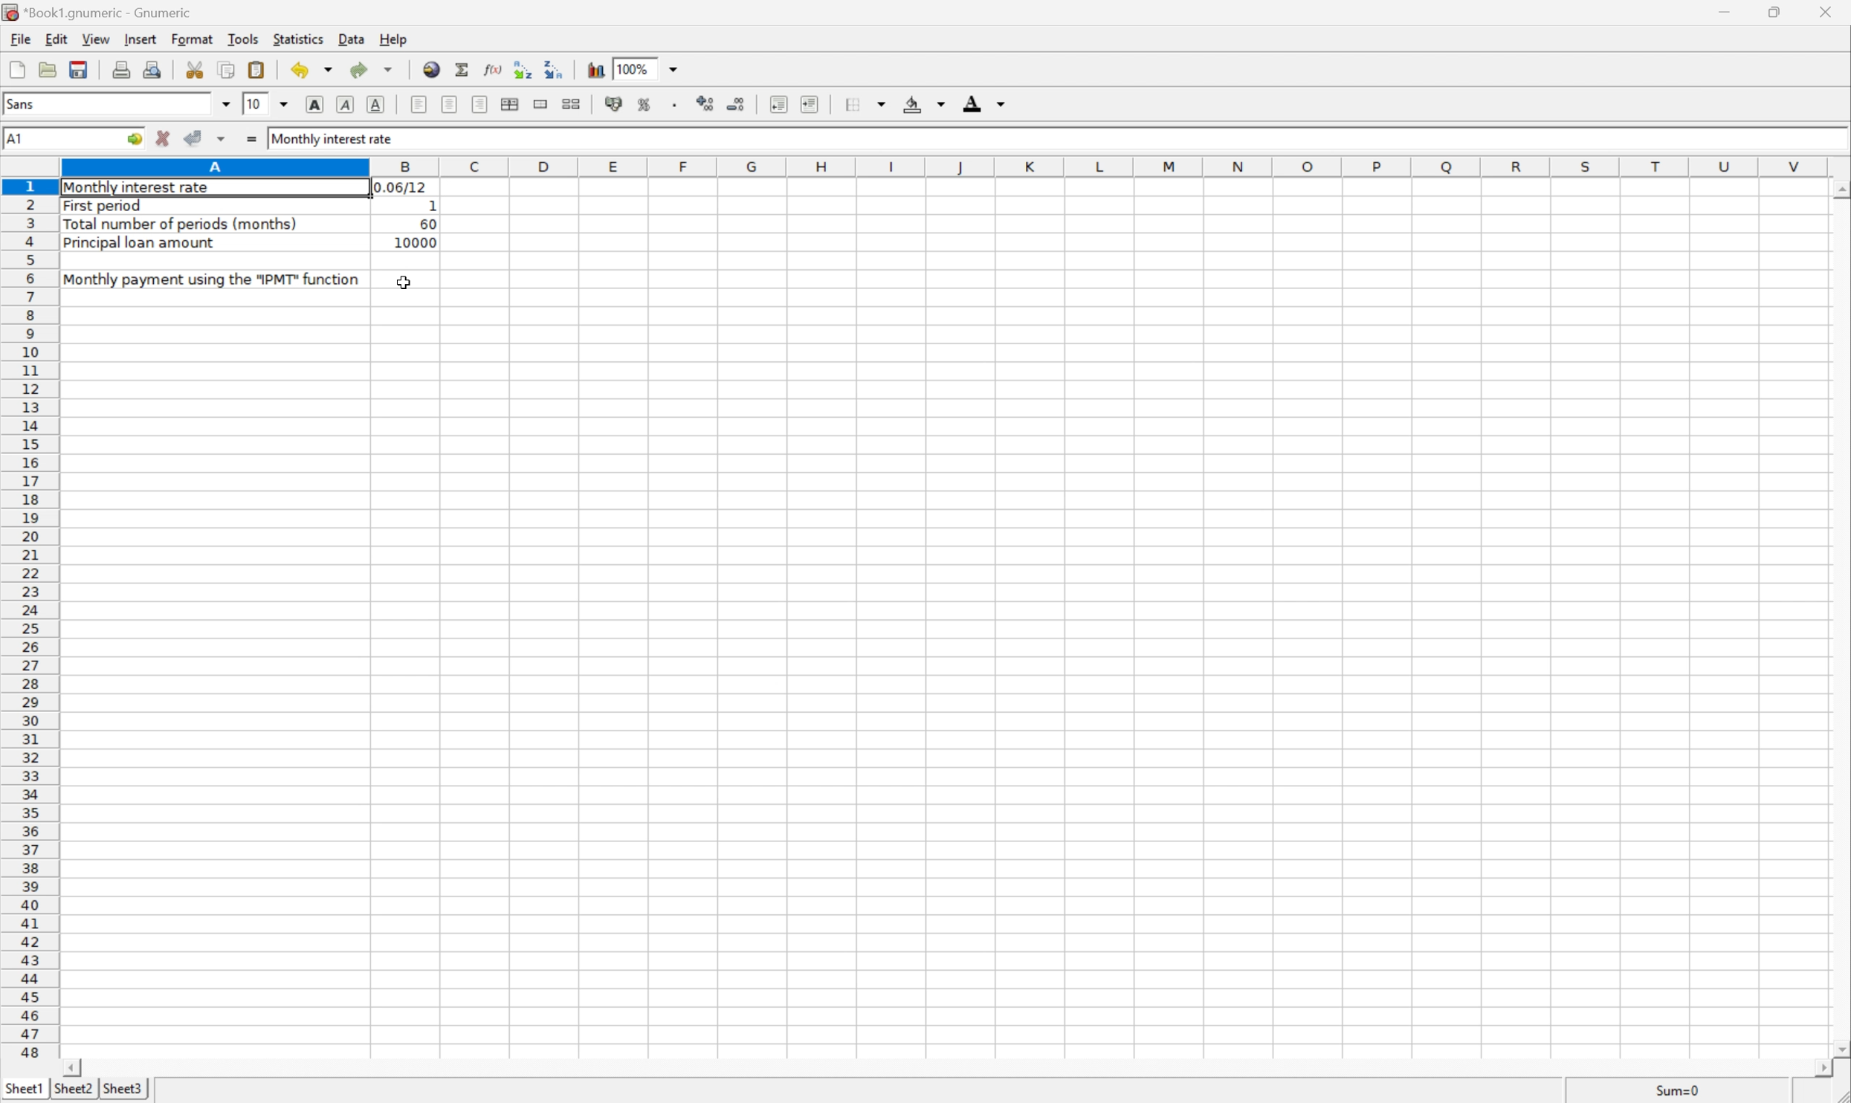 The image size is (1851, 1103). What do you see at coordinates (863, 103) in the screenshot?
I see `Borders` at bounding box center [863, 103].